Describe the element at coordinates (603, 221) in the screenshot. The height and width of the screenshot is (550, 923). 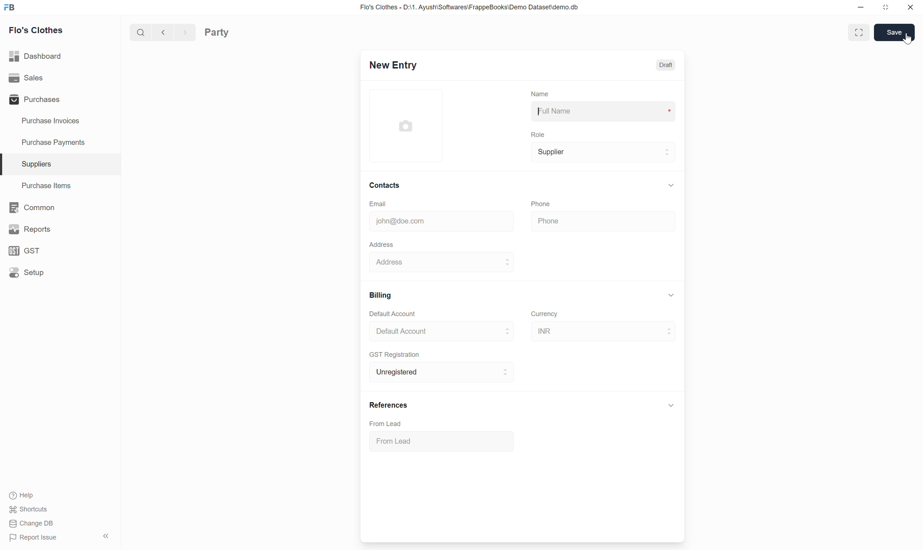
I see `Phone` at that location.